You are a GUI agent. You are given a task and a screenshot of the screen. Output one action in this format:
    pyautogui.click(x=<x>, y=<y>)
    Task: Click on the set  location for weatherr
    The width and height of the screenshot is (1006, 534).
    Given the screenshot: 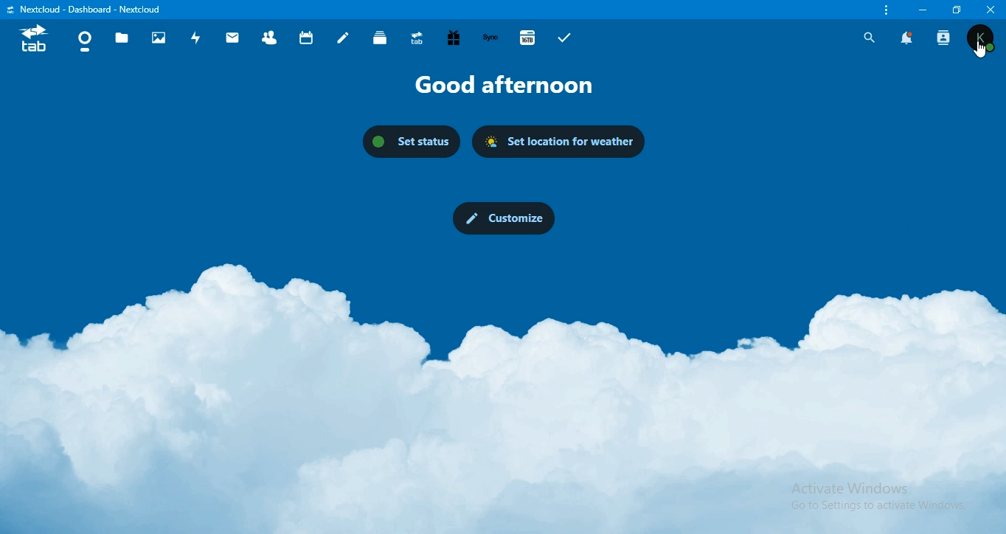 What is the action you would take?
    pyautogui.click(x=559, y=142)
    